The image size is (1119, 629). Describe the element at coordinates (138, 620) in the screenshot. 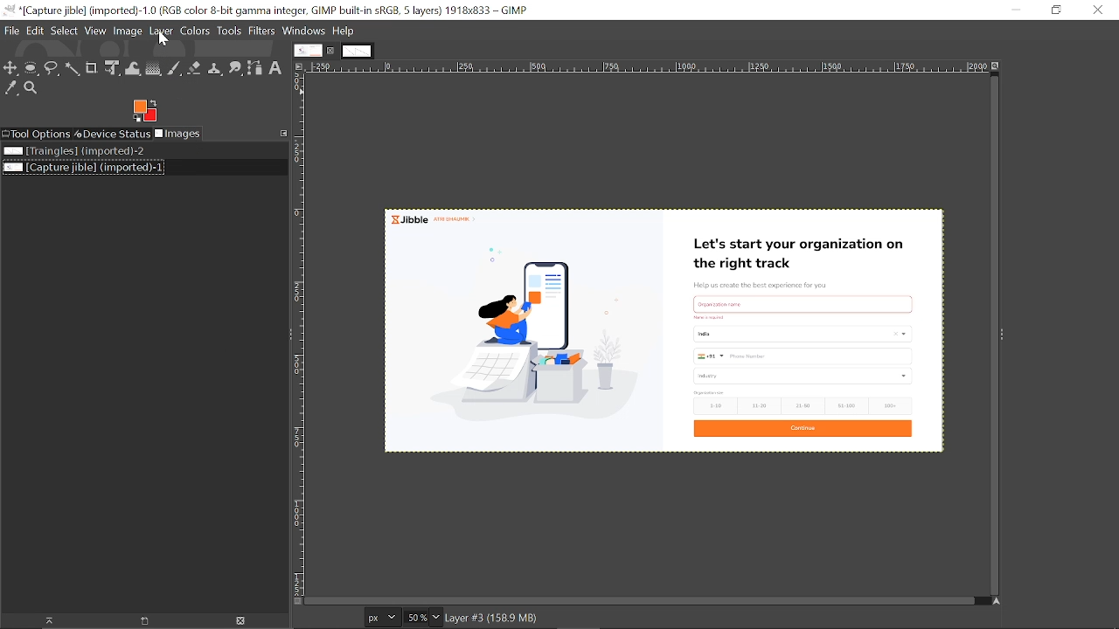

I see `Open new display for the image` at that location.